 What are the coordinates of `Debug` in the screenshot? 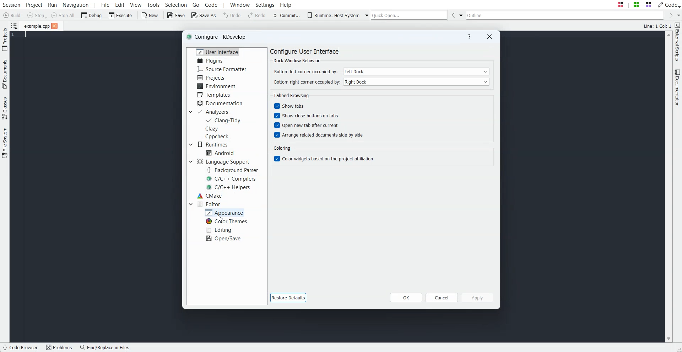 It's located at (91, 15).